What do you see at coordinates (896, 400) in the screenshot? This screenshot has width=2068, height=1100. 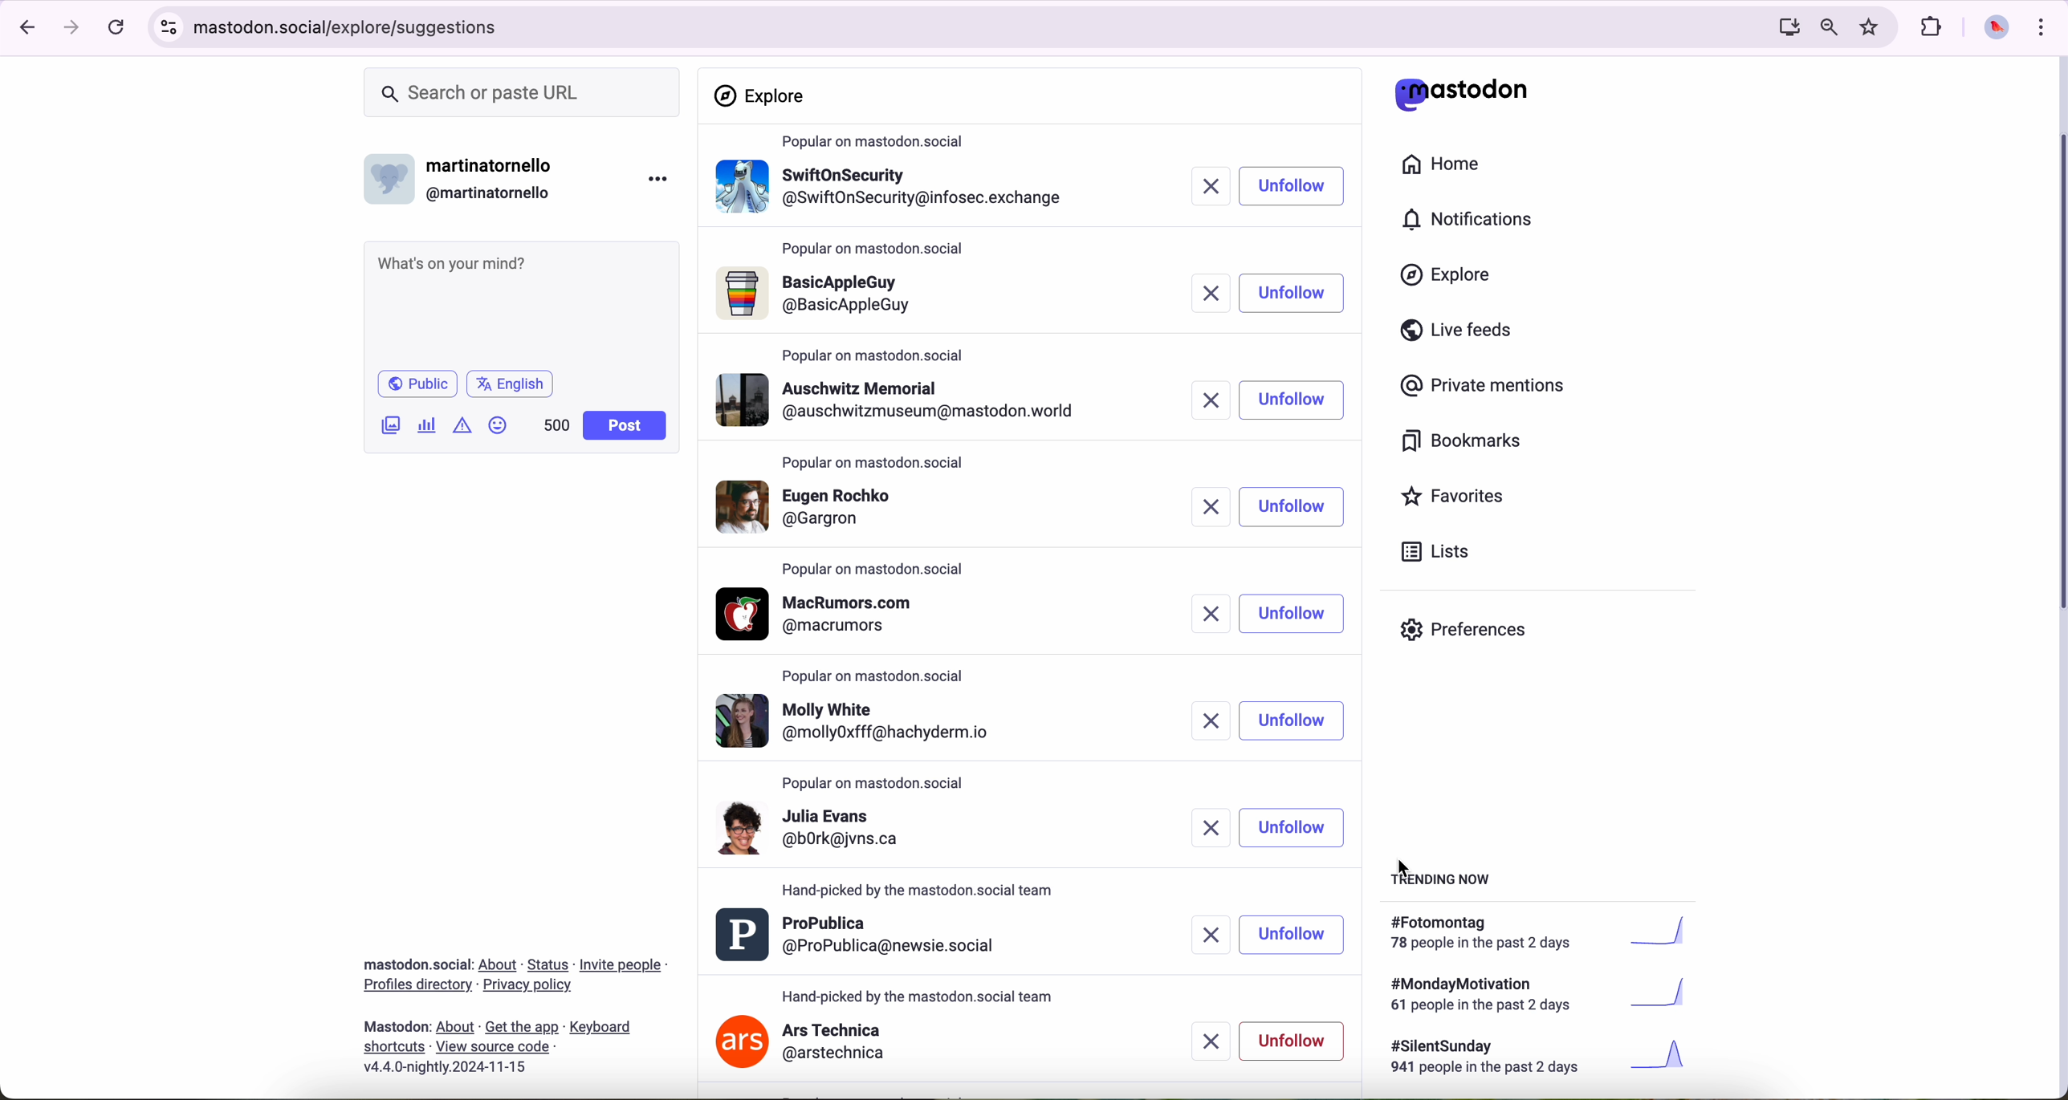 I see `profile` at bounding box center [896, 400].